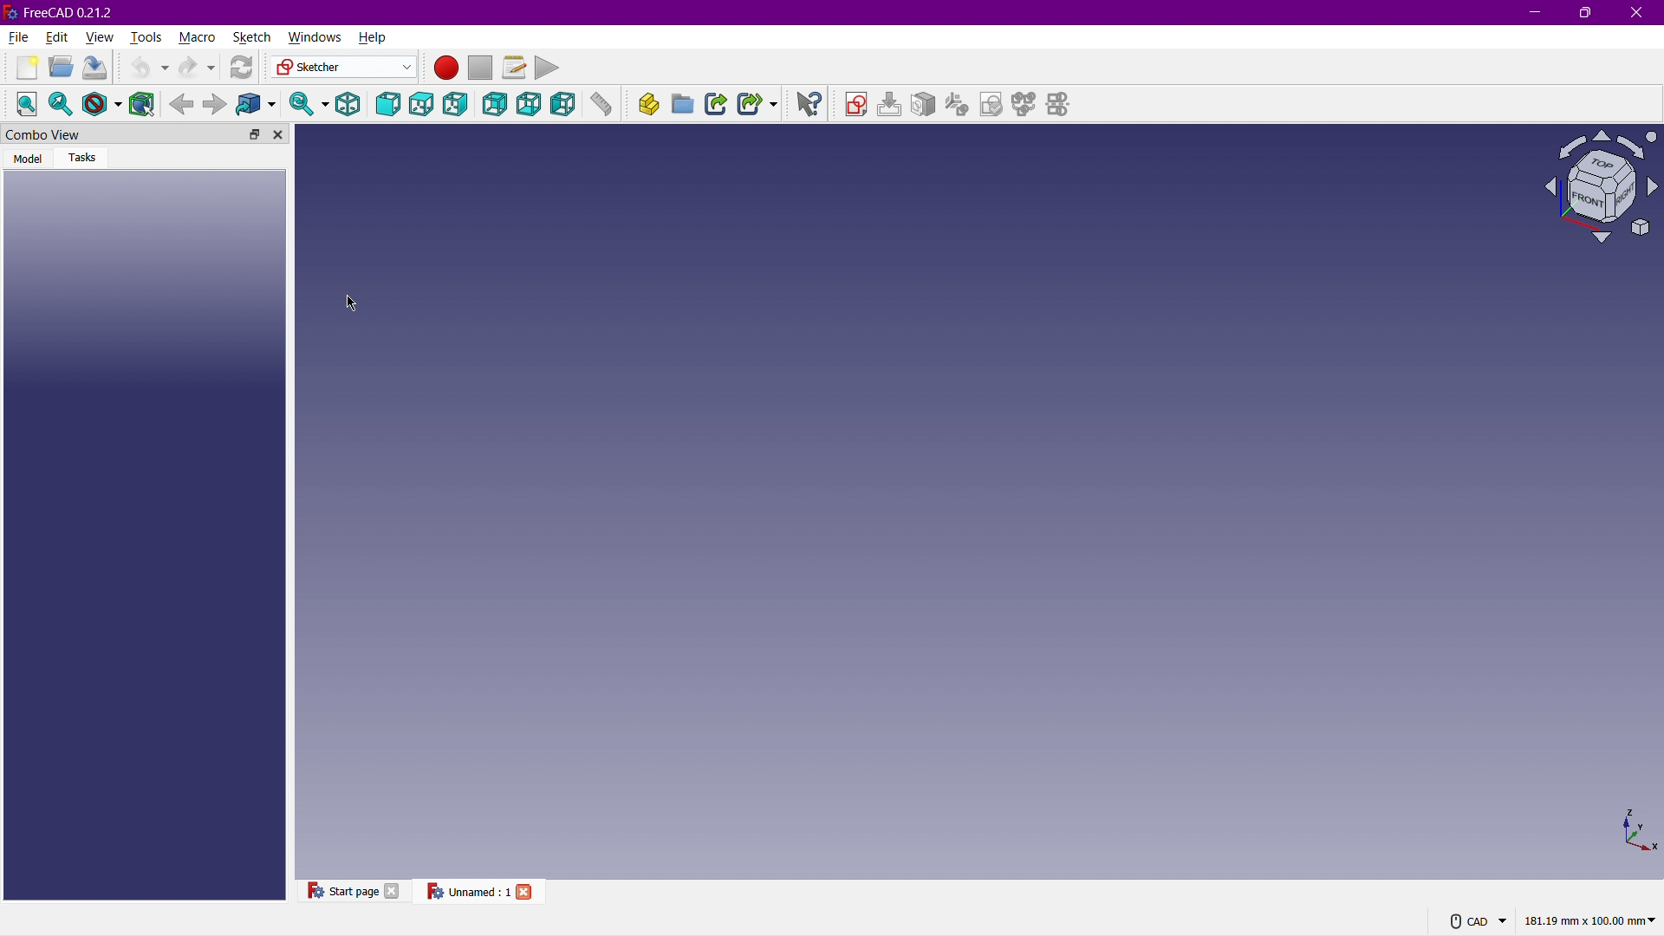  I want to click on Isometric View, so click(1603, 185).